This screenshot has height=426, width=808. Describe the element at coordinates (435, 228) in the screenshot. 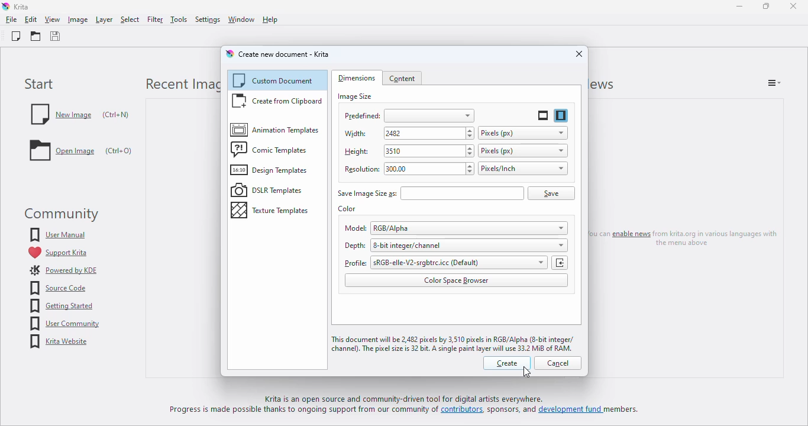

I see `model: RGB/Alpha` at that location.